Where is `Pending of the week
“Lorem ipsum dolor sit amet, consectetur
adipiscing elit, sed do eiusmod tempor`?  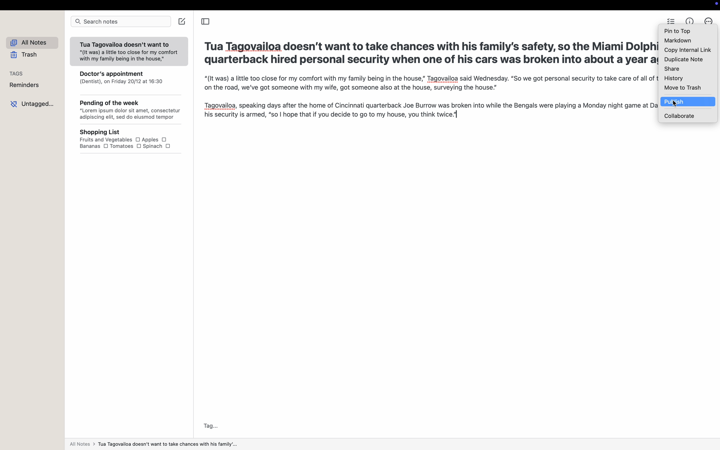
Pending of the week
“Lorem ipsum dolor sit amet, consectetur
adipiscing elit, sed do eiusmod tempor is located at coordinates (131, 111).